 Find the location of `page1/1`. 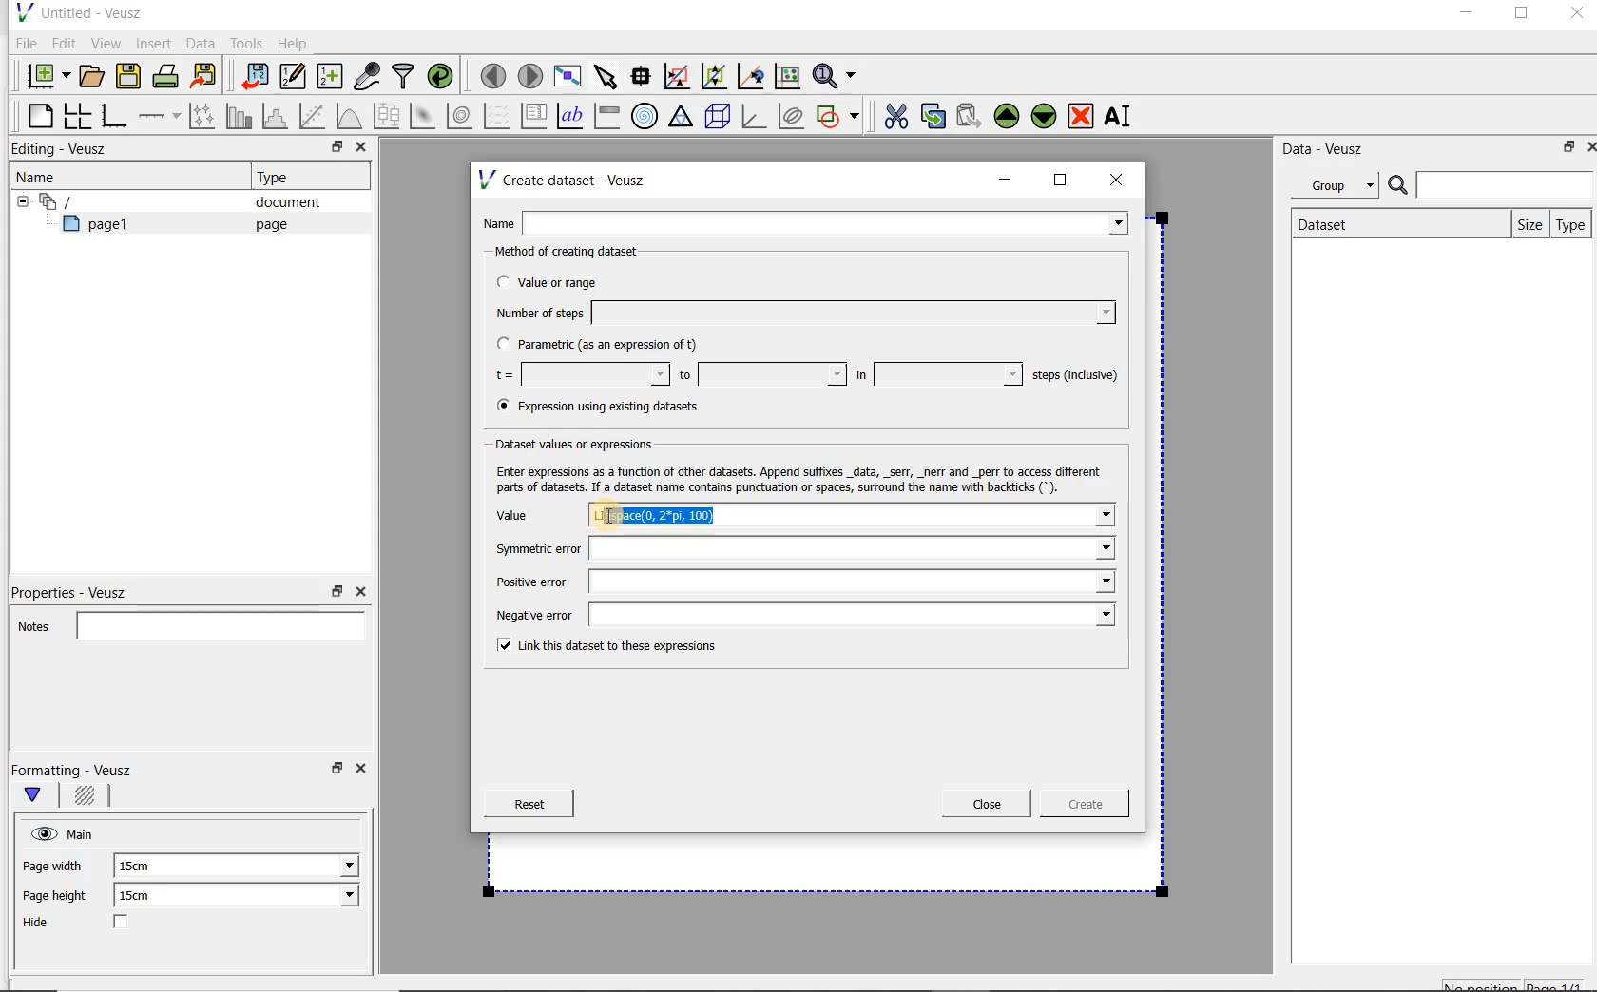

page1/1 is located at coordinates (1562, 984).